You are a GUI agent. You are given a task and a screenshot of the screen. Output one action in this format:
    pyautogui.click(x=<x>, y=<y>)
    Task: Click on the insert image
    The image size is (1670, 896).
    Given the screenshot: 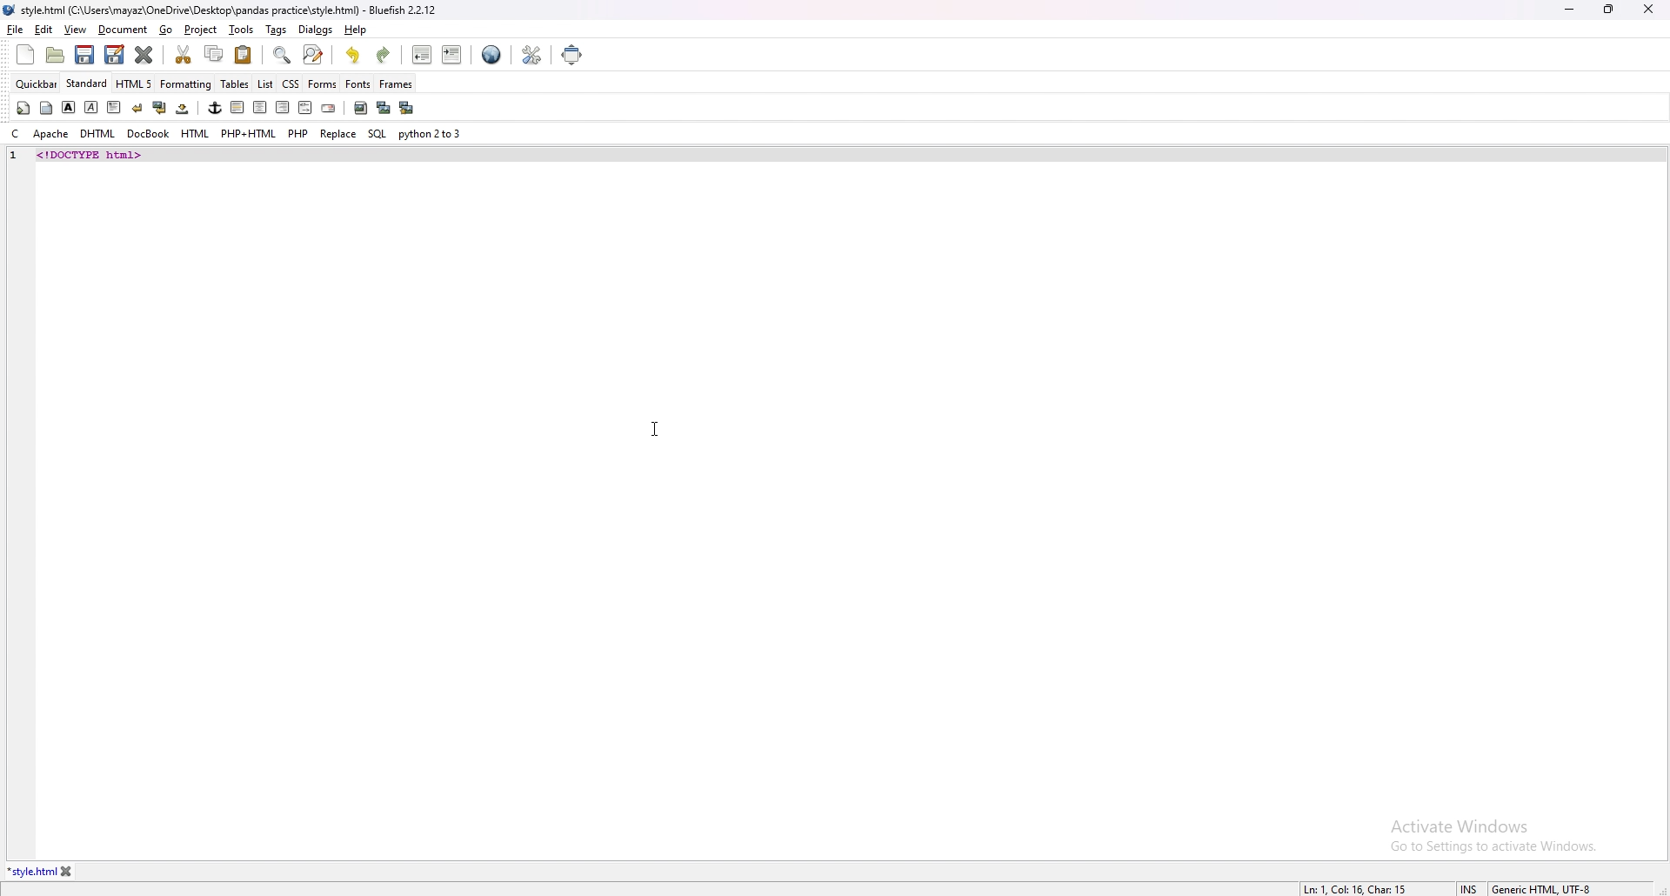 What is the action you would take?
    pyautogui.click(x=360, y=108)
    